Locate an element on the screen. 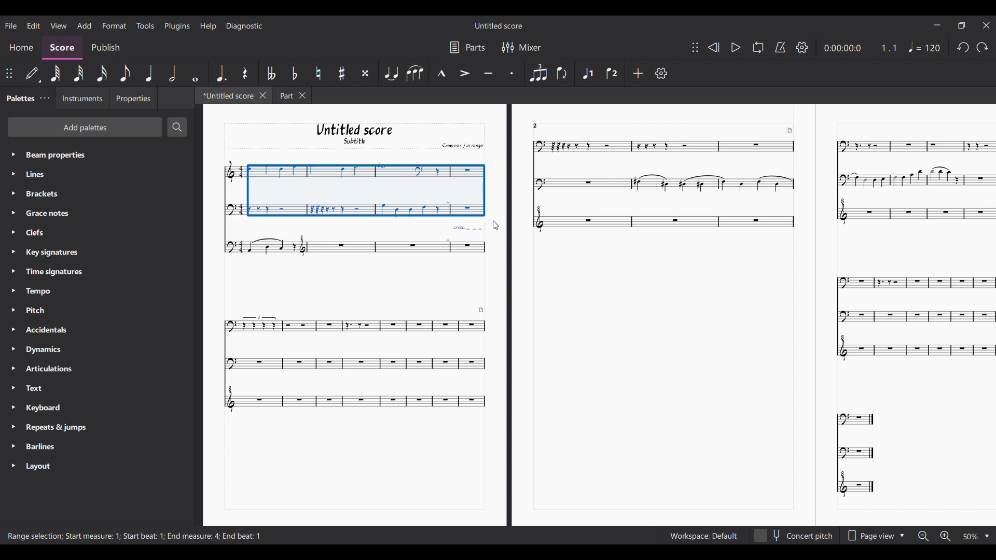  start measure 1 ; is located at coordinates (93, 536).